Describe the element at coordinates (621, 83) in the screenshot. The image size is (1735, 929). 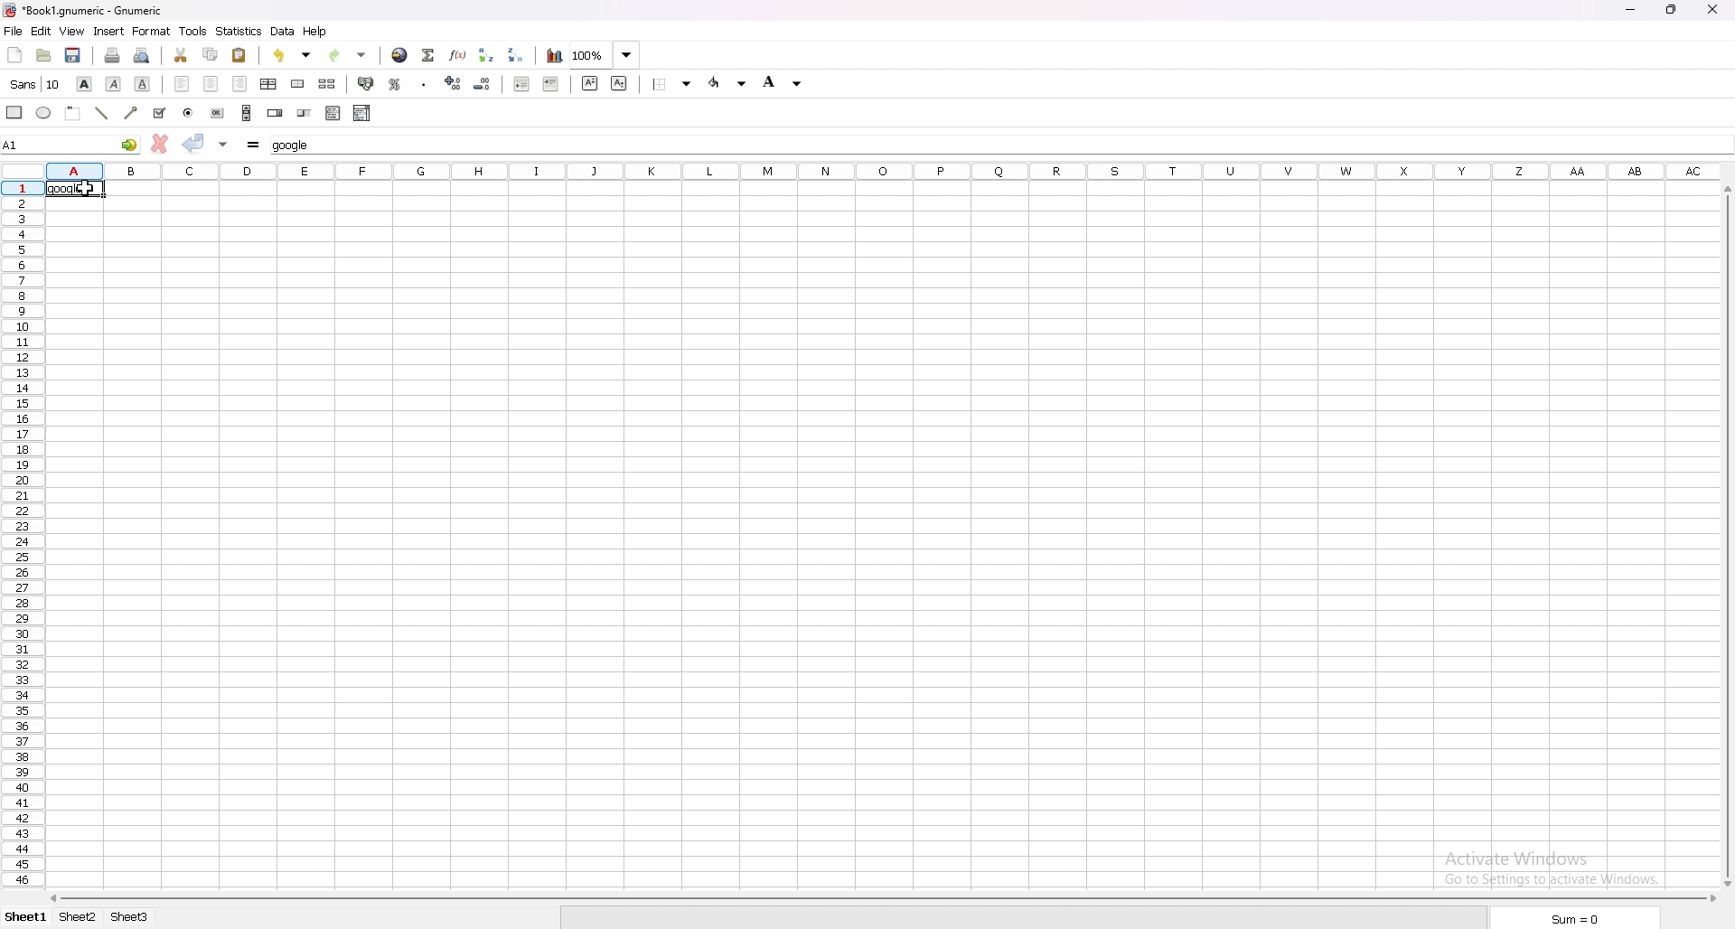
I see `subscript` at that location.